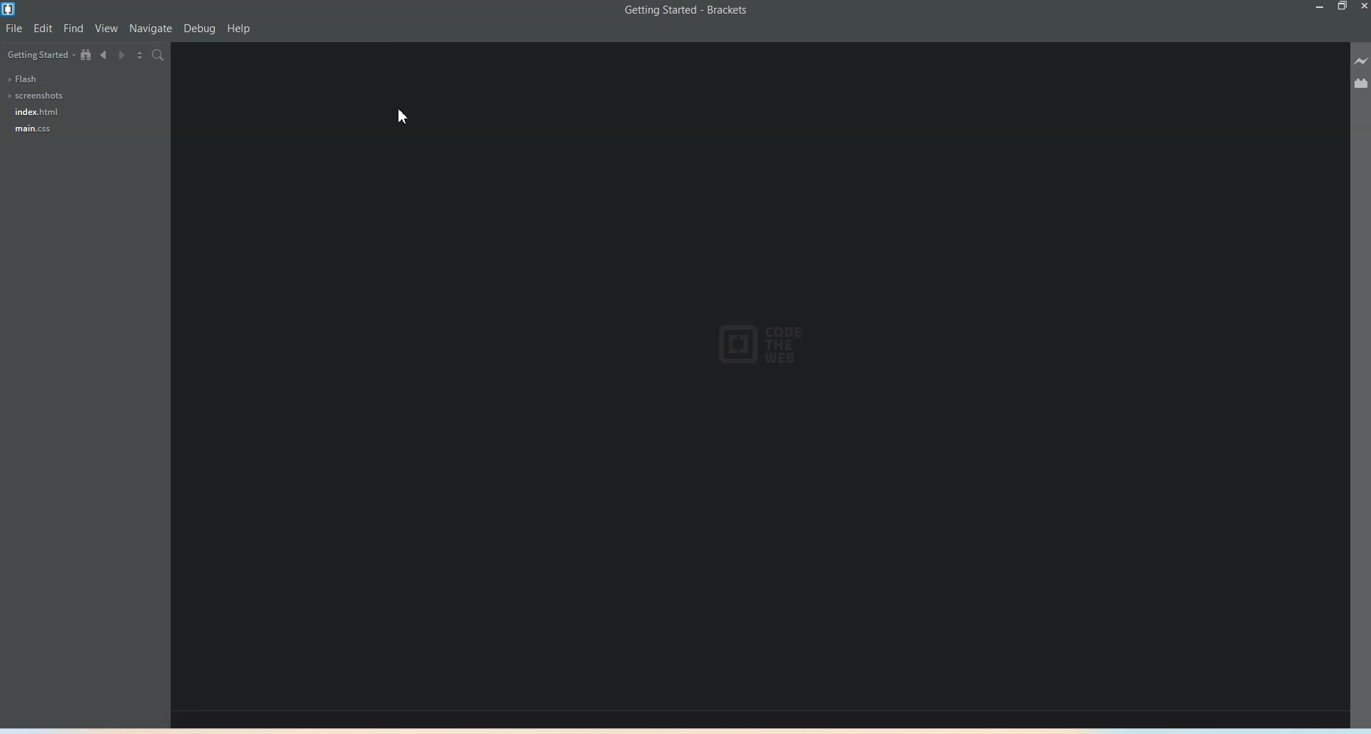  What do you see at coordinates (124, 56) in the screenshot?
I see `Navigate Forwards` at bounding box center [124, 56].